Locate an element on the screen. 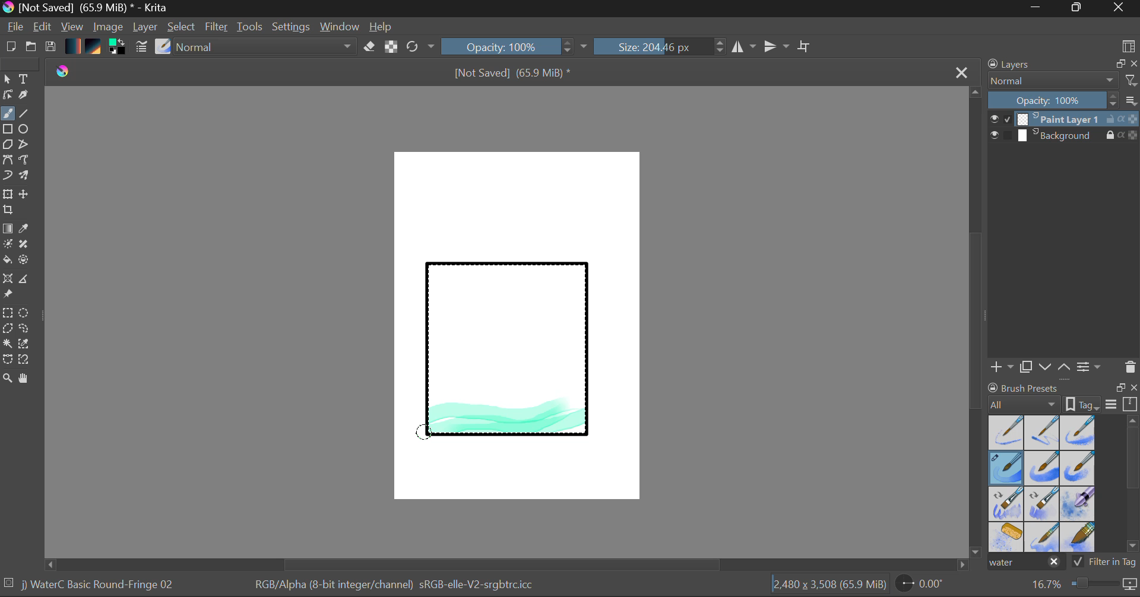 The width and height of the screenshot is (1140, 597). Layer 1 is located at coordinates (1065, 120).